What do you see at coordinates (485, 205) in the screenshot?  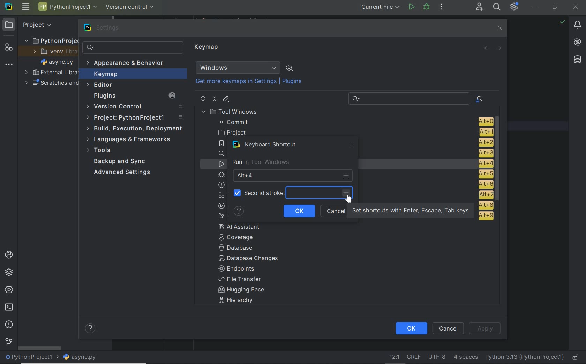 I see `alt + 8` at bounding box center [485, 205].